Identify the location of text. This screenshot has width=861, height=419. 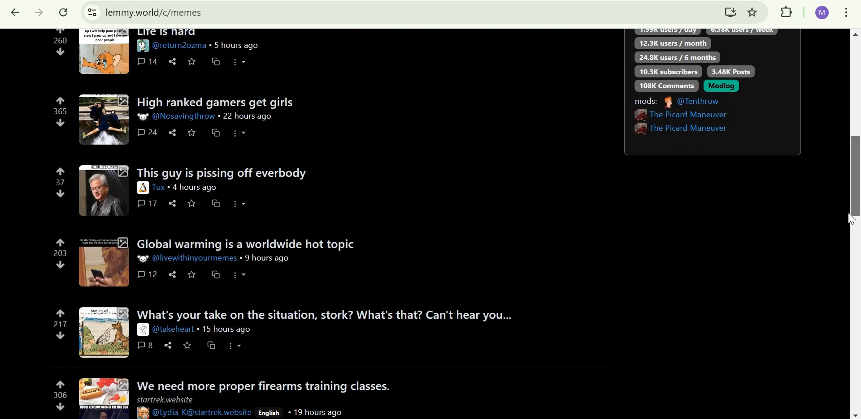
(704, 32).